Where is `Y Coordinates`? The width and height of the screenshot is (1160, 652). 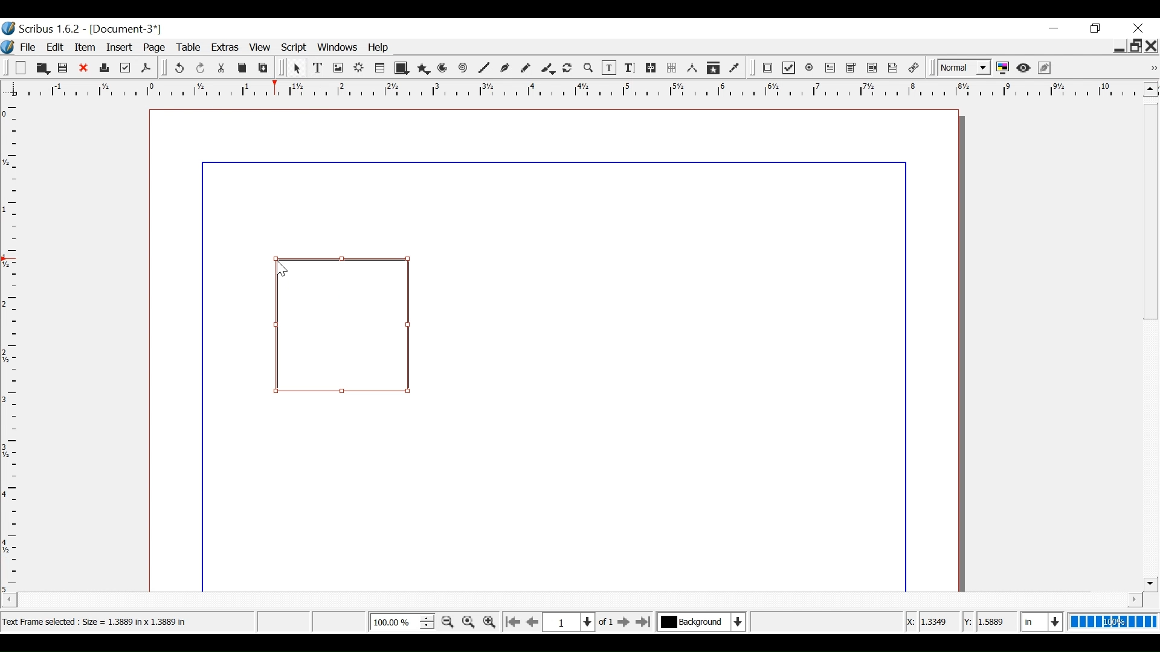 Y Coordinates is located at coordinates (991, 622).